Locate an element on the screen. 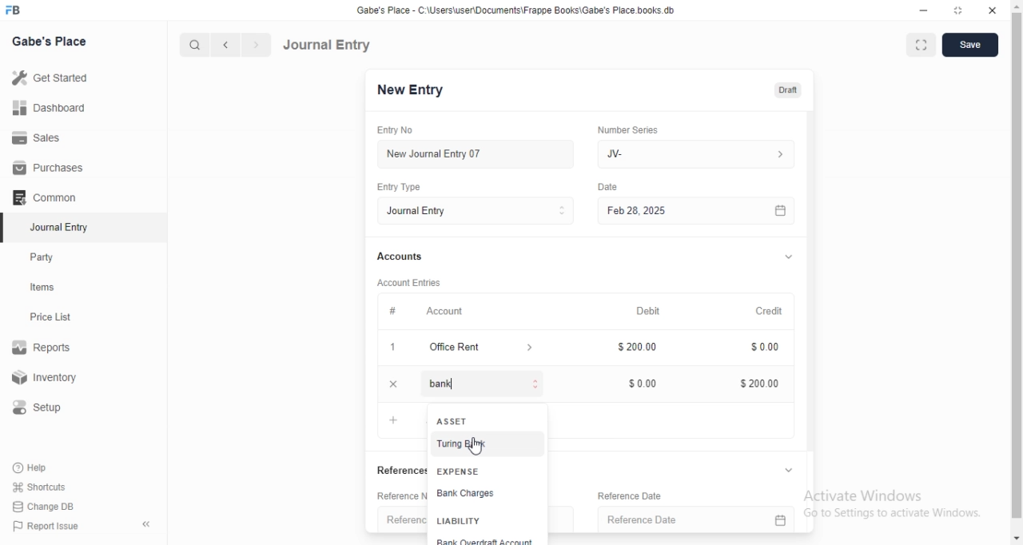 This screenshot has width=1023, height=545. Reference Number is located at coordinates (404, 497).